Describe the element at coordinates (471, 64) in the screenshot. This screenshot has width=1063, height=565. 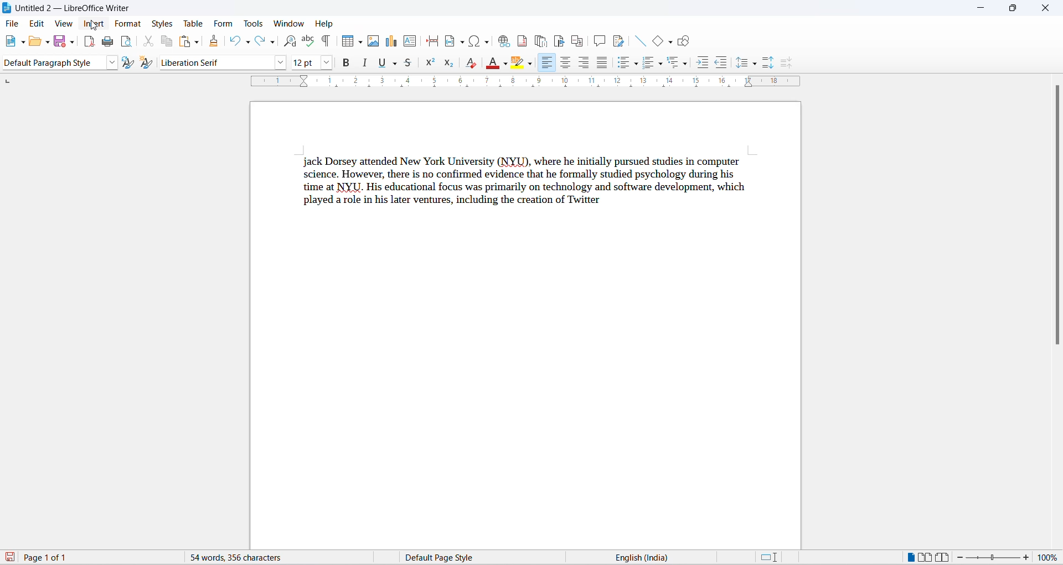
I see `clear direct formatting` at that location.